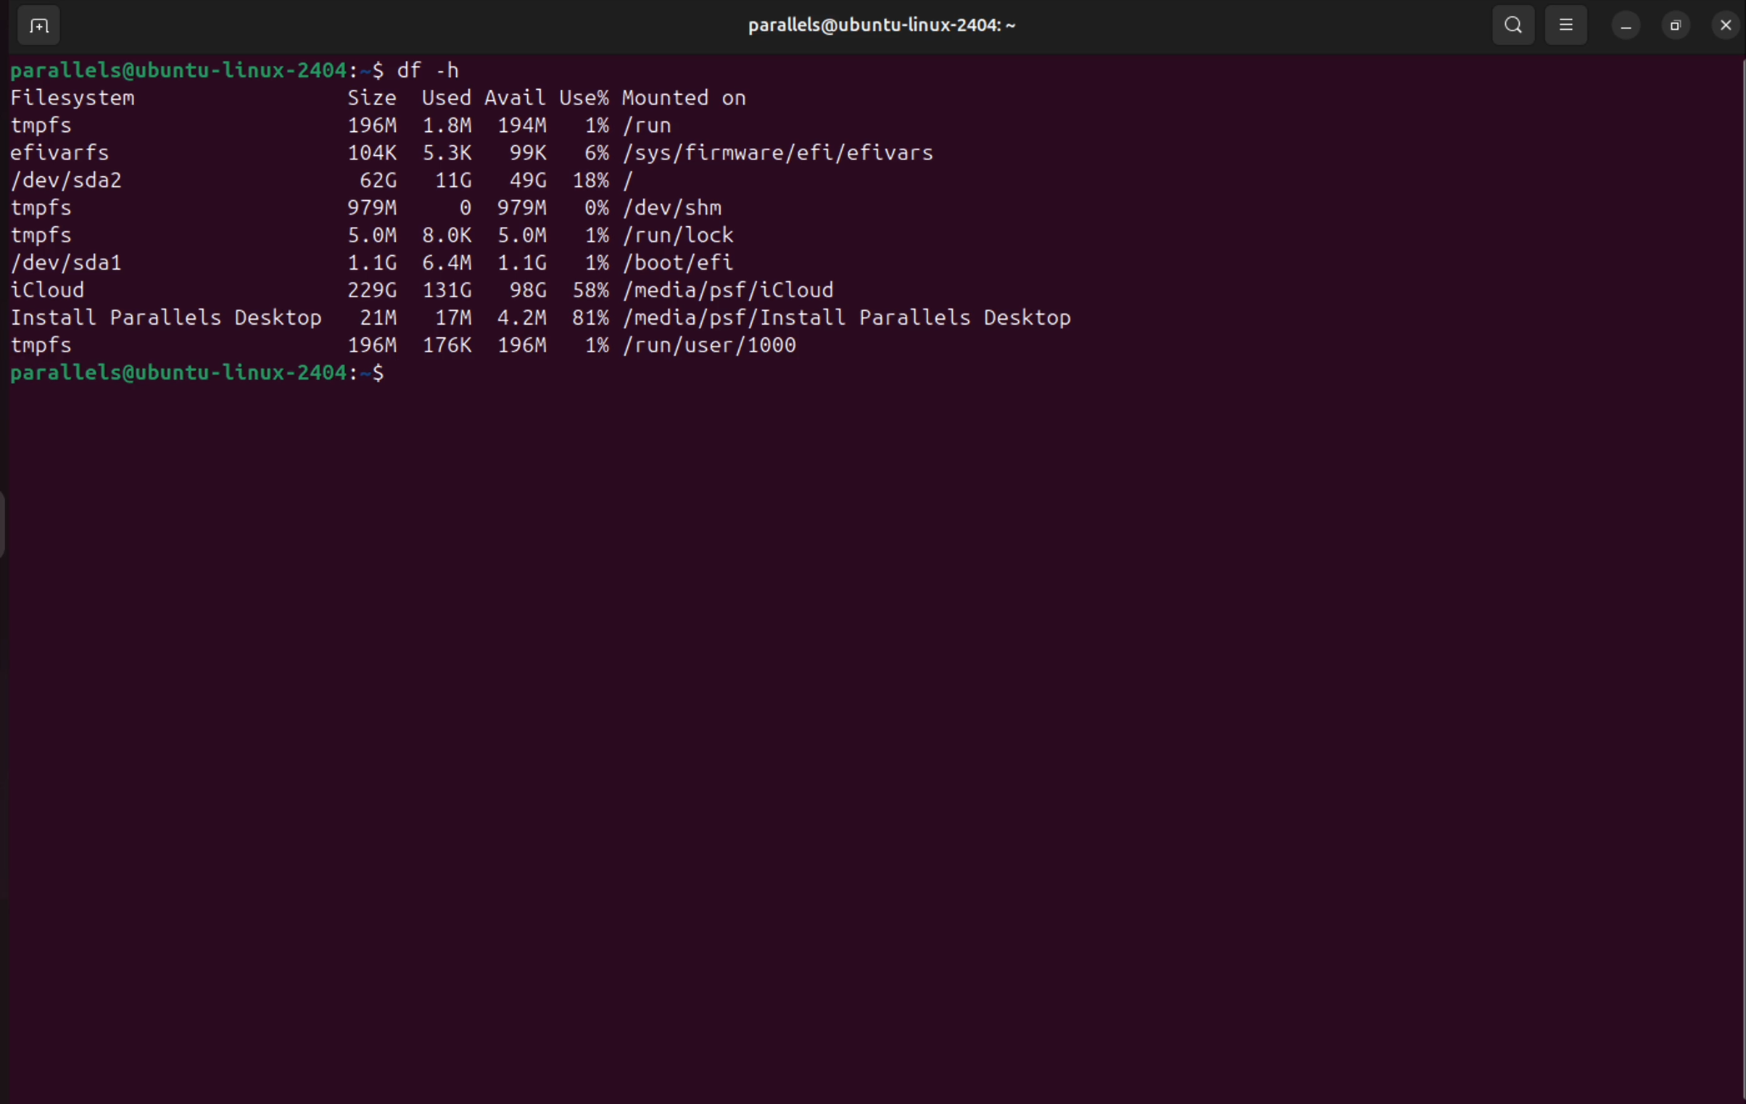 The width and height of the screenshot is (1746, 1104). What do you see at coordinates (513, 94) in the screenshot?
I see `Avail user` at bounding box center [513, 94].